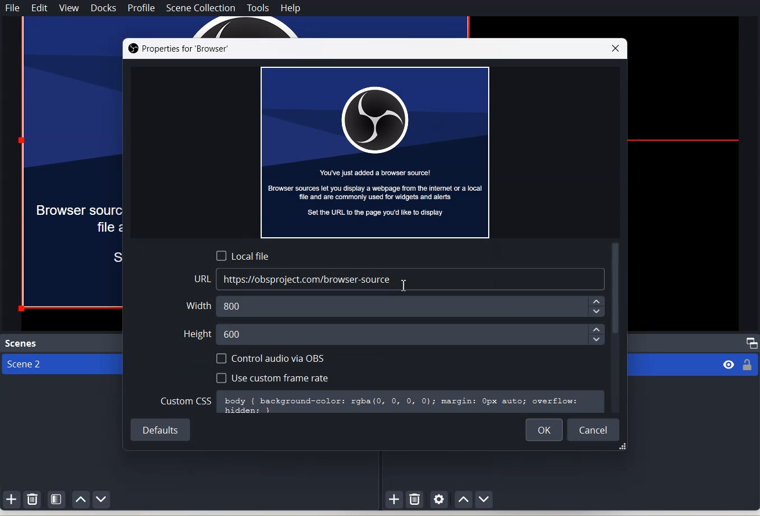 Image resolution: width=760 pixels, height=516 pixels. What do you see at coordinates (291, 8) in the screenshot?
I see `Help` at bounding box center [291, 8].